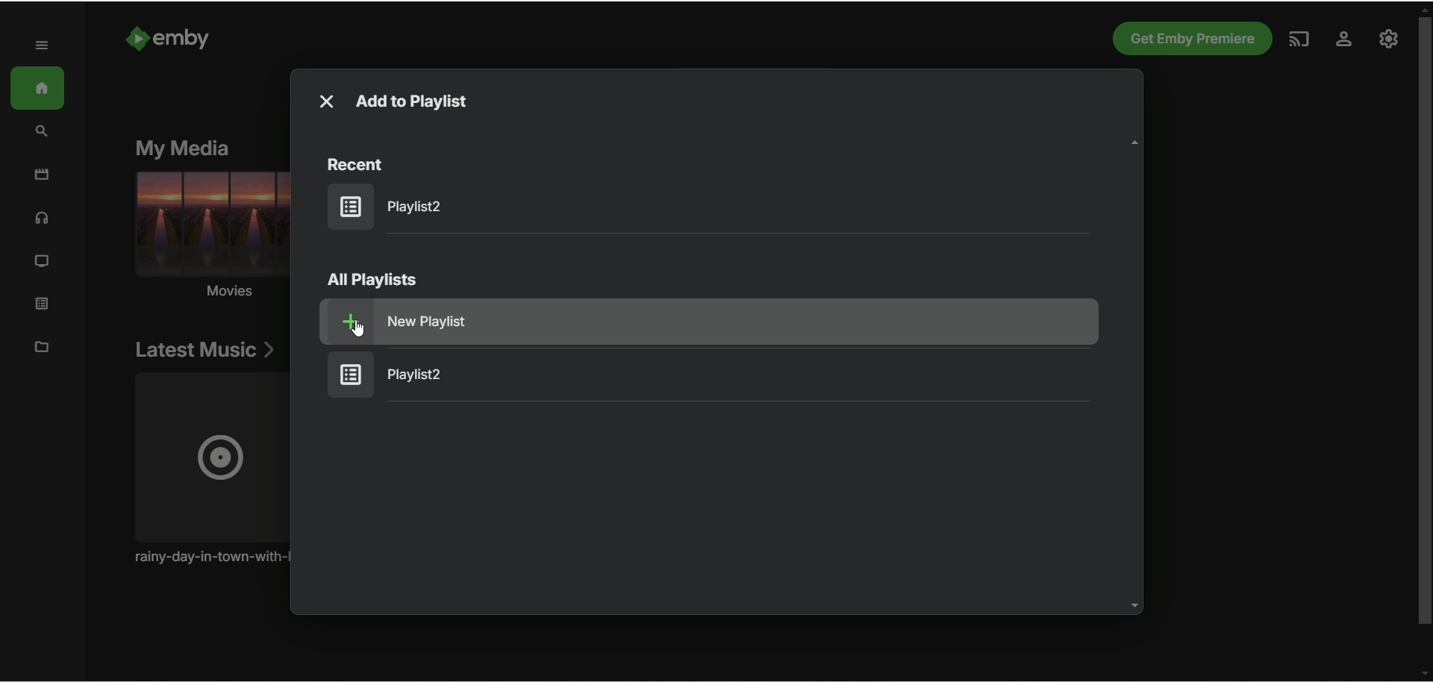 This screenshot has height=682, width=1433. What do you see at coordinates (343, 322) in the screenshot?
I see `Add new playlist button` at bounding box center [343, 322].